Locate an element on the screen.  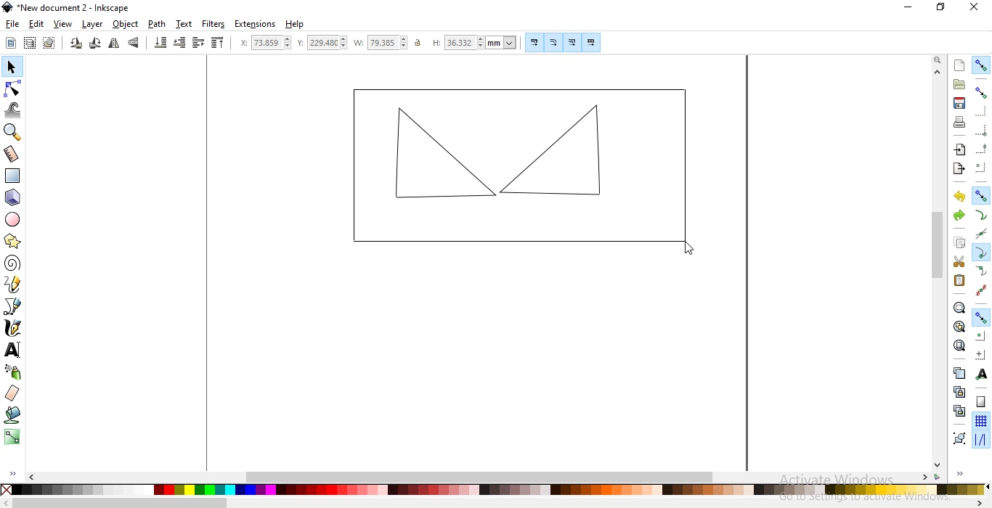
snap to path intersections is located at coordinates (980, 232).